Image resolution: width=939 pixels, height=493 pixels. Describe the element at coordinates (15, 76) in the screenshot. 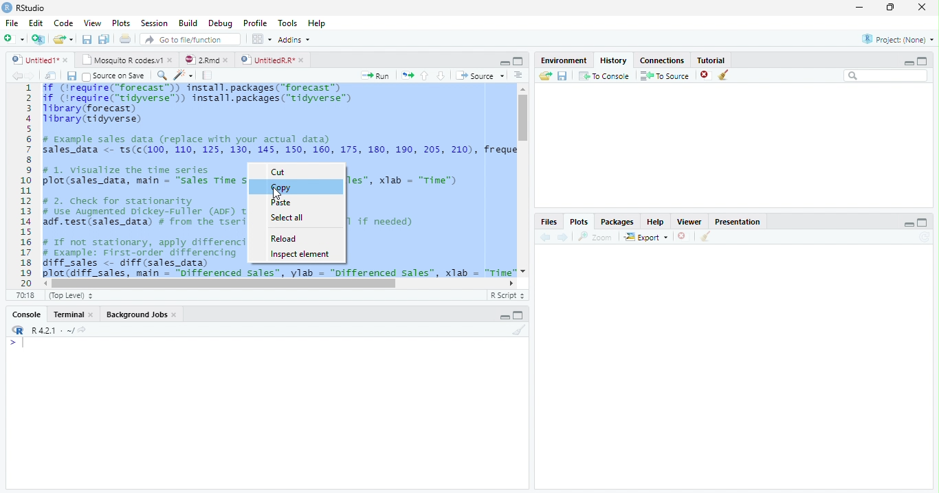

I see `Previous` at that location.